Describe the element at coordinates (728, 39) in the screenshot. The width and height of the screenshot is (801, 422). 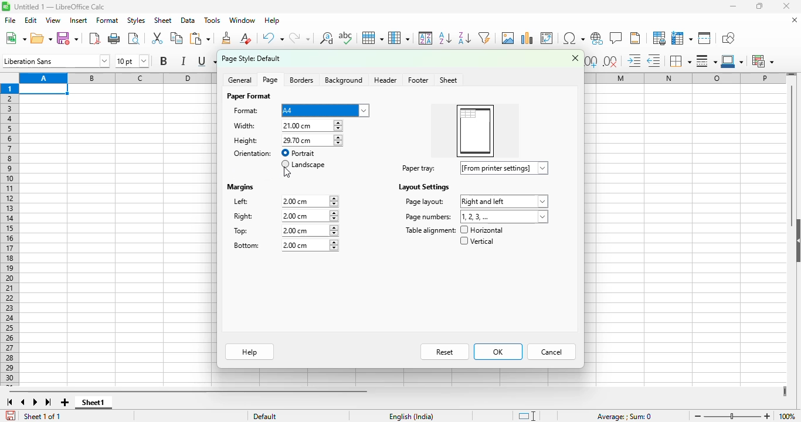
I see `show draw functions` at that location.